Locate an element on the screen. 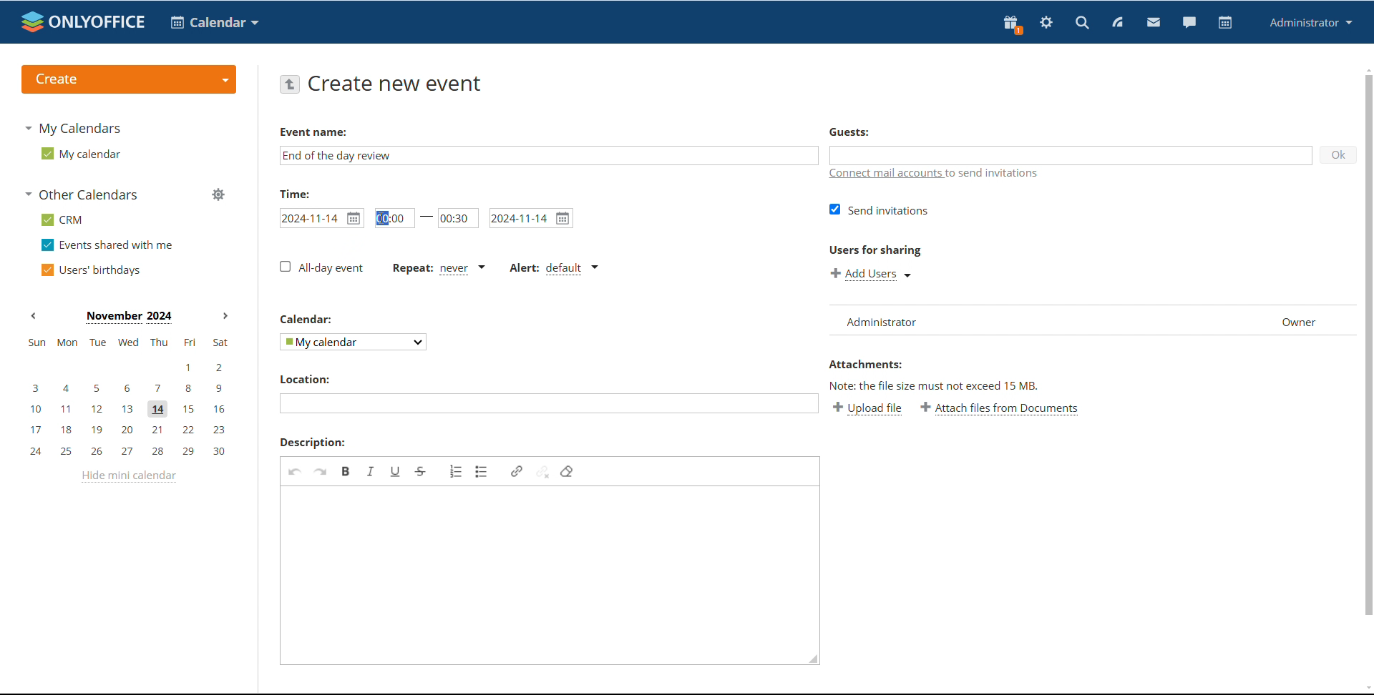 The image size is (1374, 695). event name added is located at coordinates (338, 155).